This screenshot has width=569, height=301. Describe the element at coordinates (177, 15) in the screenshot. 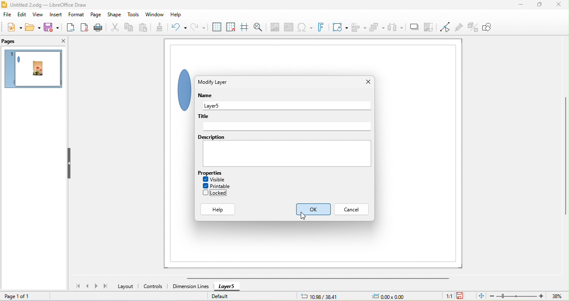

I see `help` at that location.